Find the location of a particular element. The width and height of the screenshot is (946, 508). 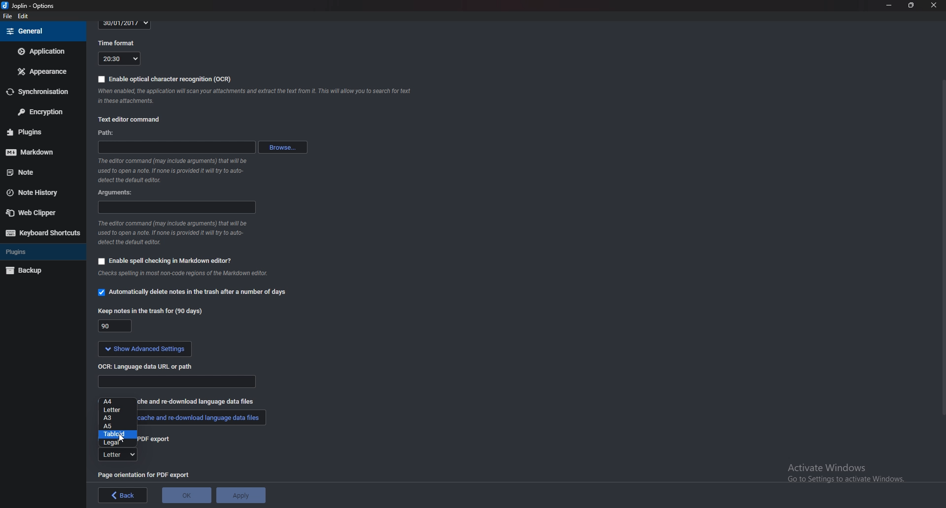

20:30 is located at coordinates (119, 59).